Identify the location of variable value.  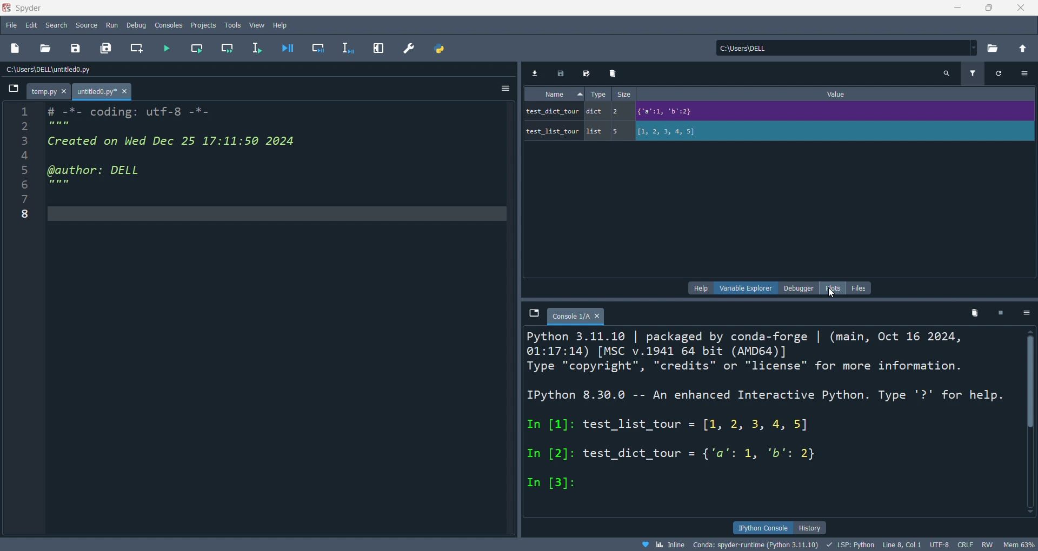
(668, 132).